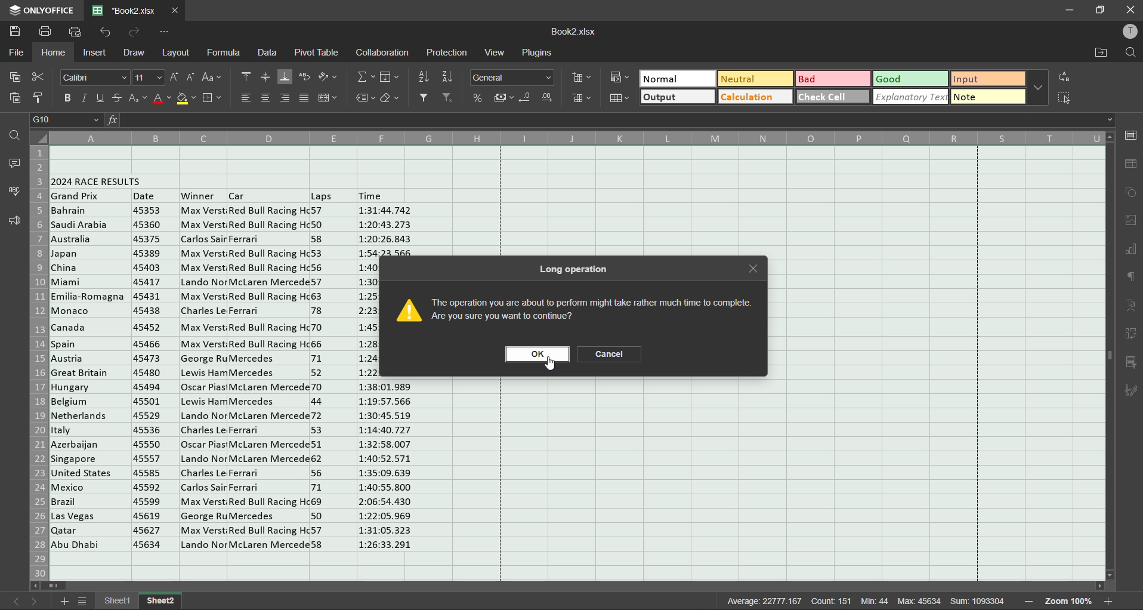  I want to click on grand prix, so click(76, 196).